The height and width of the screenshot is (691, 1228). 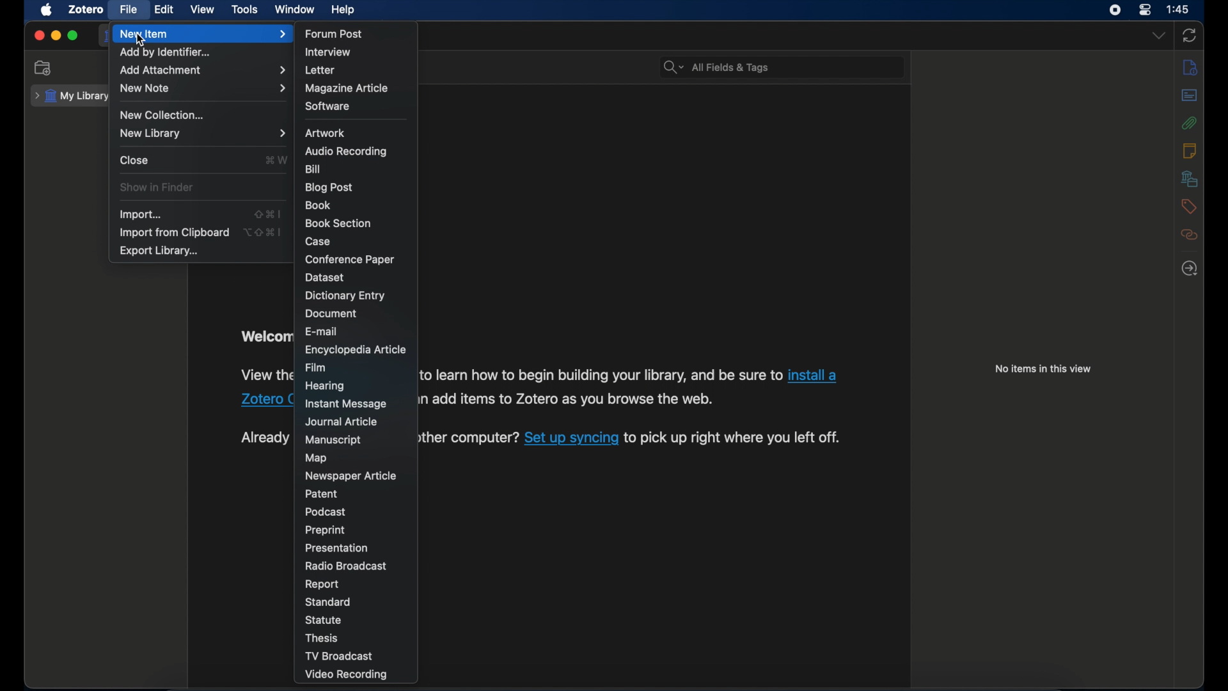 What do you see at coordinates (350, 259) in the screenshot?
I see `conference paper` at bounding box center [350, 259].